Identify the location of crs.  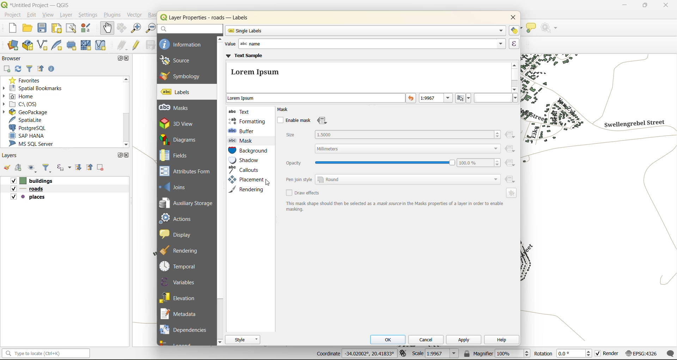
(641, 352).